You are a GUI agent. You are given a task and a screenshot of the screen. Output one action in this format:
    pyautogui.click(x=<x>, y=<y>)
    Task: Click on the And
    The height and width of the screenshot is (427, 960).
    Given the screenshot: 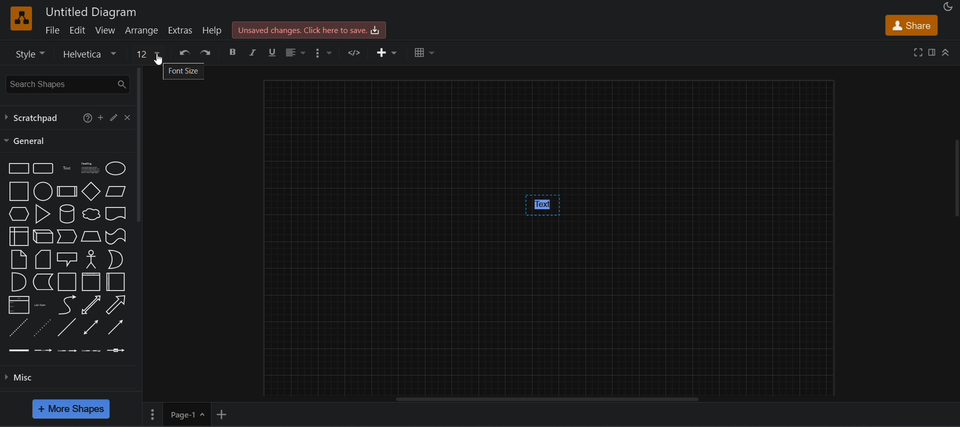 What is the action you would take?
    pyautogui.click(x=19, y=282)
    